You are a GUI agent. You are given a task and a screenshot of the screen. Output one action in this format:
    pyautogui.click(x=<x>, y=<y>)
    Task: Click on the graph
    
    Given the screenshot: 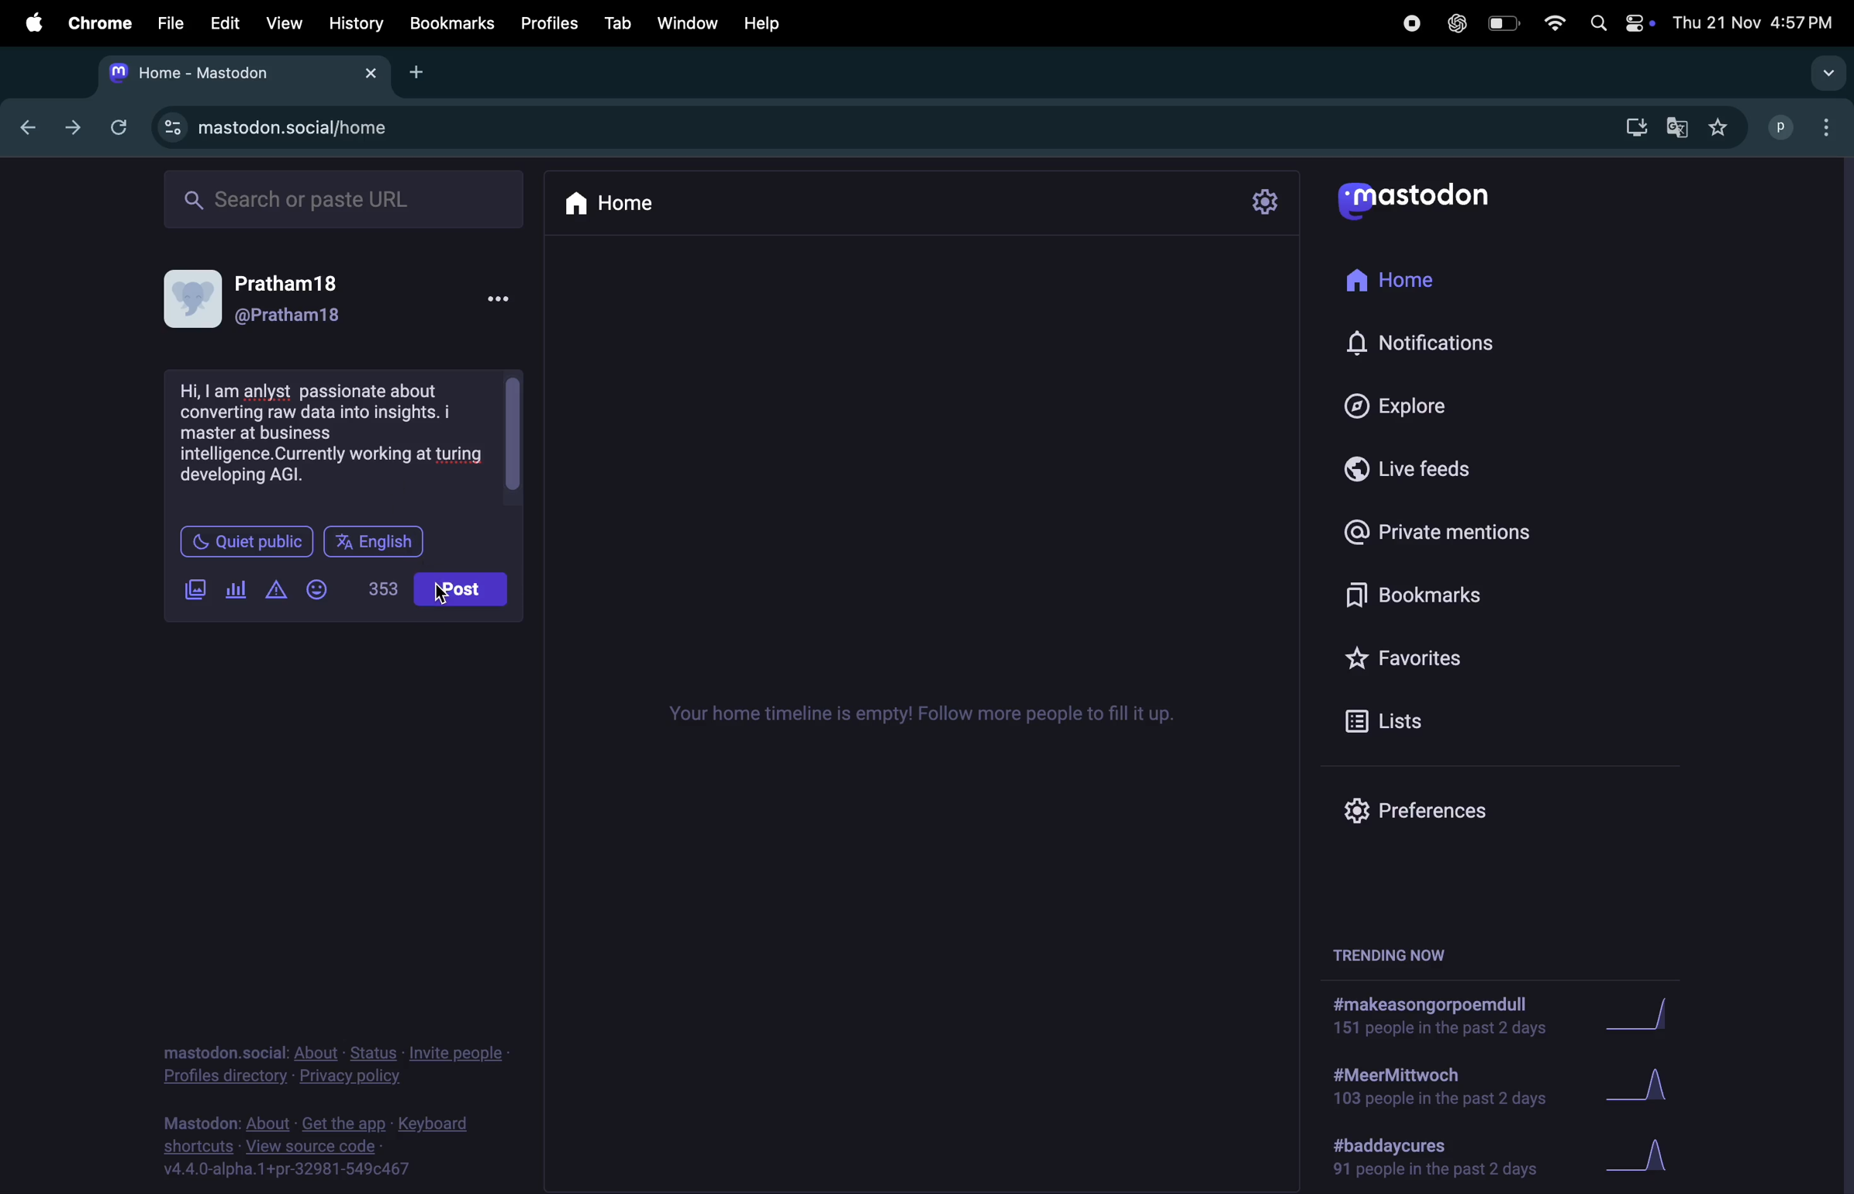 What is the action you would take?
    pyautogui.click(x=1645, y=1157)
    